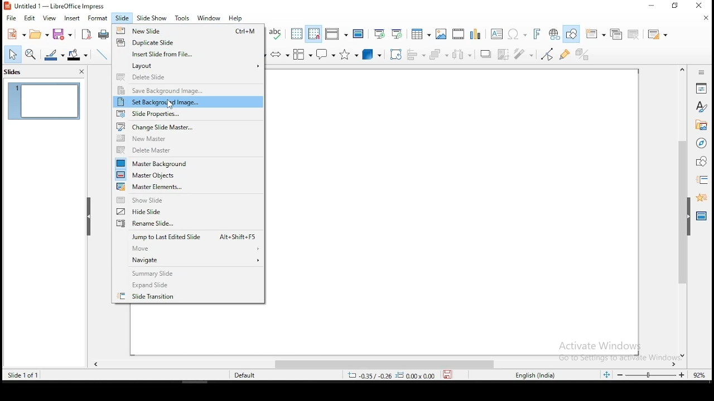  What do you see at coordinates (702, 162) in the screenshot?
I see `shapes` at bounding box center [702, 162].